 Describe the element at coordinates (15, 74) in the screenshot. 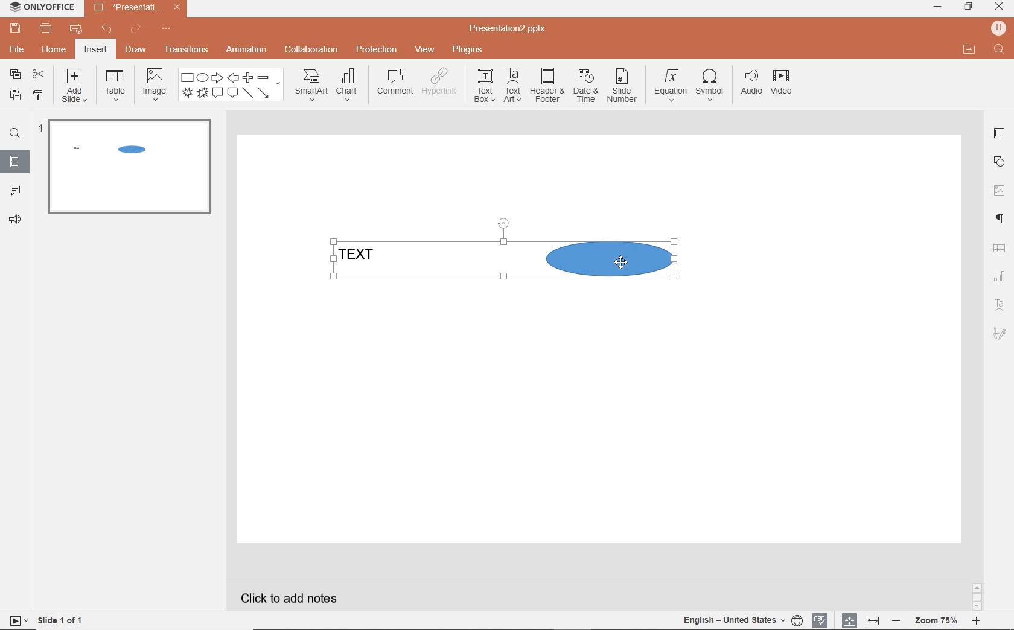

I see `copy` at that location.